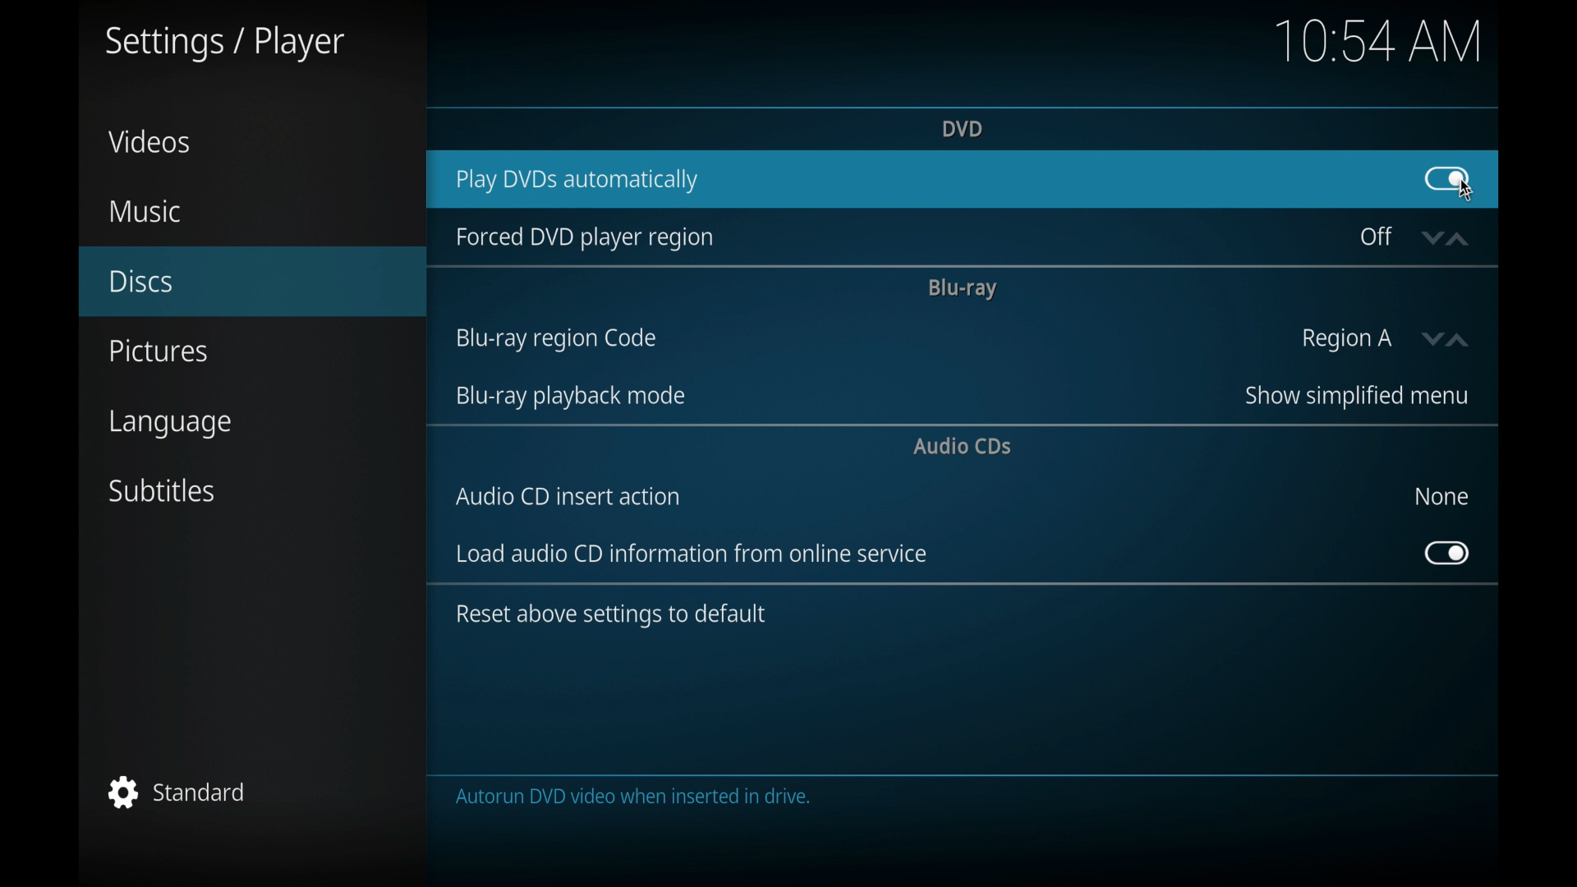 The image size is (1577, 887). What do you see at coordinates (1447, 554) in the screenshot?
I see `toggle button` at bounding box center [1447, 554].